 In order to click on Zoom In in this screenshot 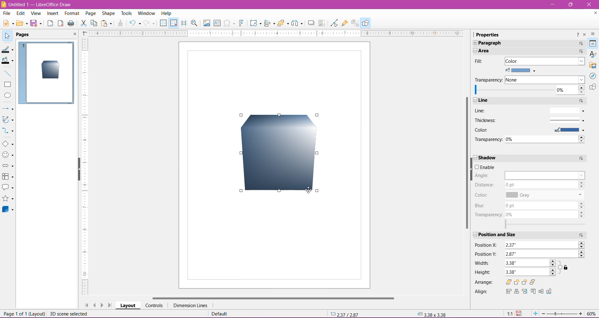, I will do `click(581, 313)`.